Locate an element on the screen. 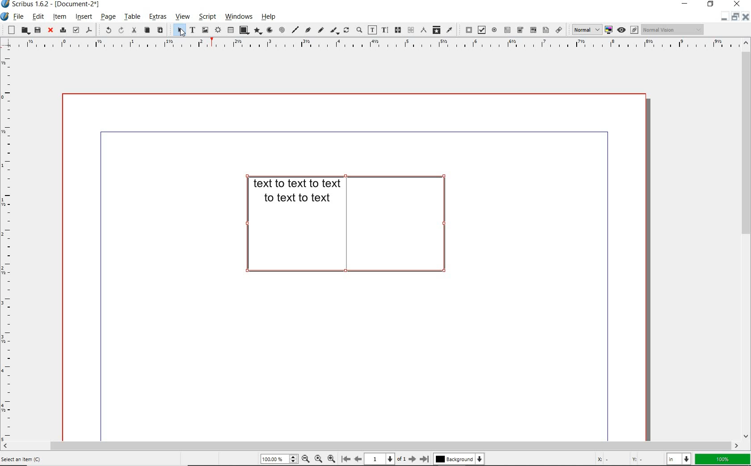 Image resolution: width=751 pixels, height=466 pixels. pdf text field is located at coordinates (507, 30).